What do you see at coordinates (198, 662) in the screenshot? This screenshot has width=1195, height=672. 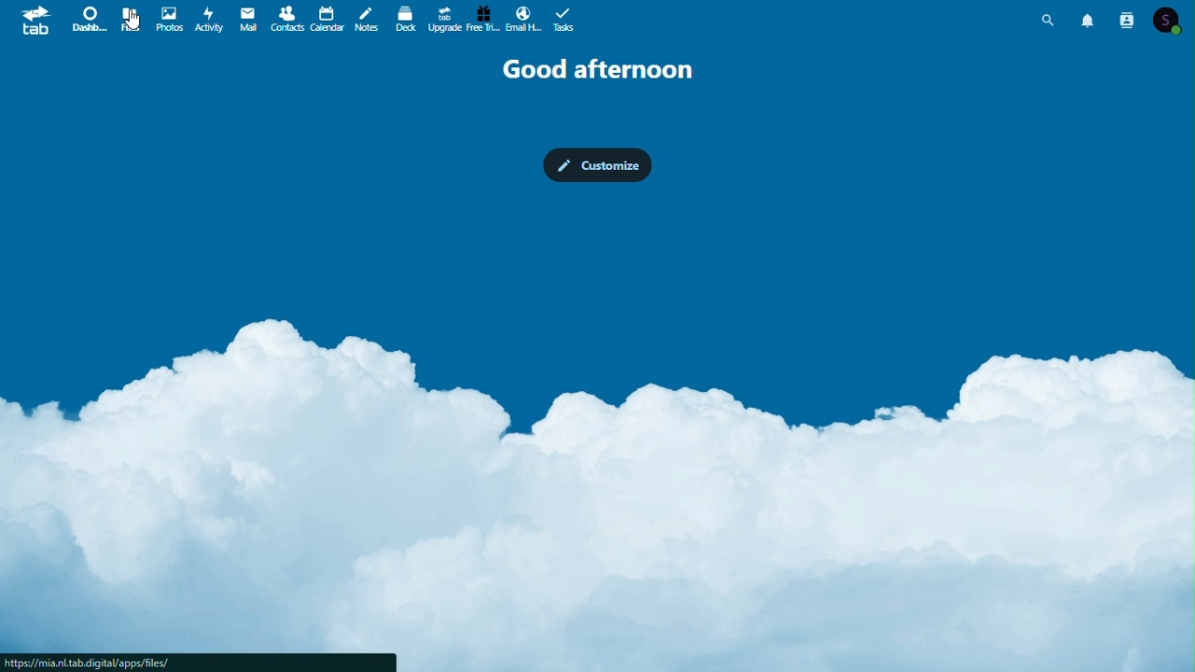 I see `URL` at bounding box center [198, 662].